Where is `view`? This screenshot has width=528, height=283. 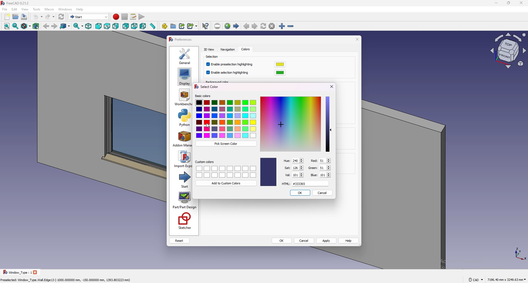
view is located at coordinates (25, 9).